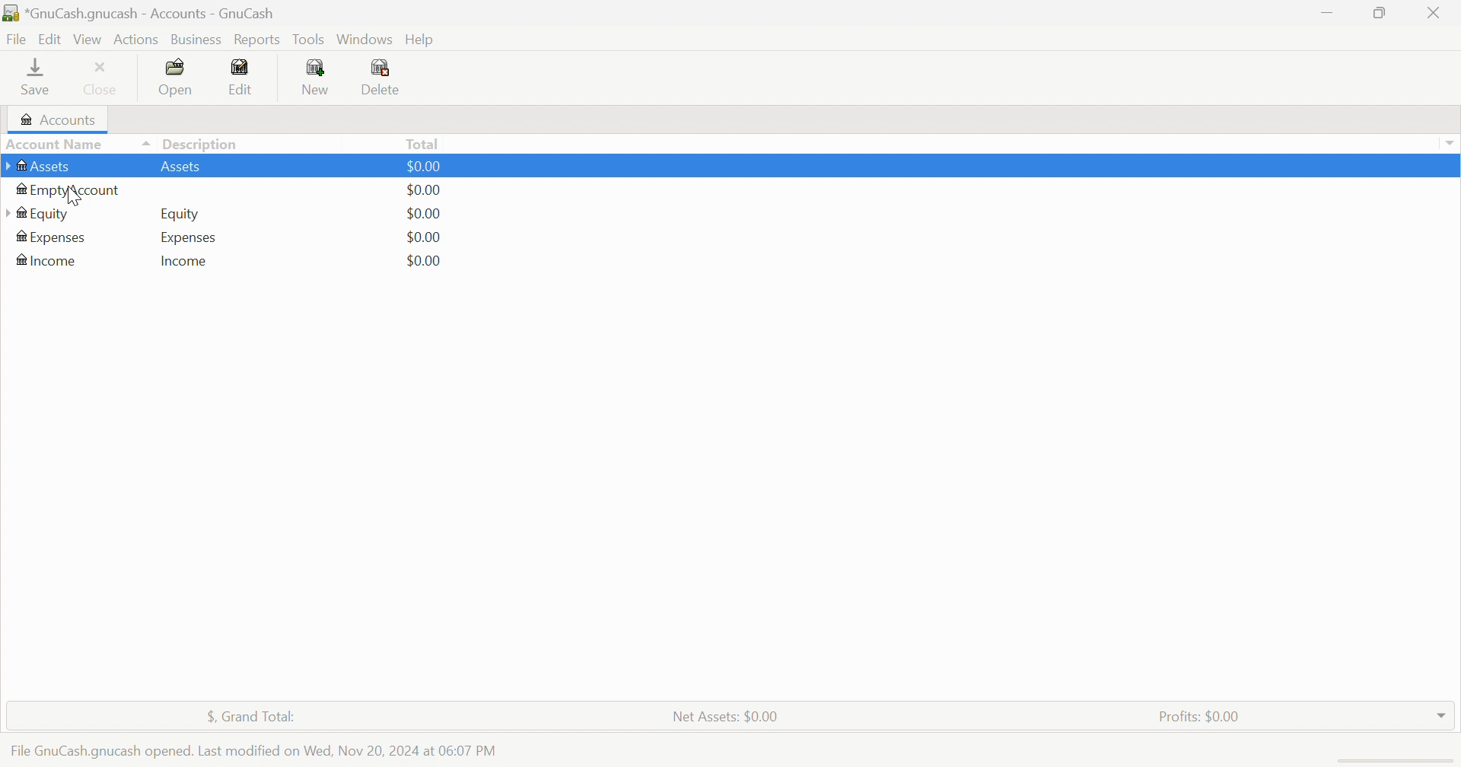  Describe the element at coordinates (203, 144) in the screenshot. I see `Description` at that location.